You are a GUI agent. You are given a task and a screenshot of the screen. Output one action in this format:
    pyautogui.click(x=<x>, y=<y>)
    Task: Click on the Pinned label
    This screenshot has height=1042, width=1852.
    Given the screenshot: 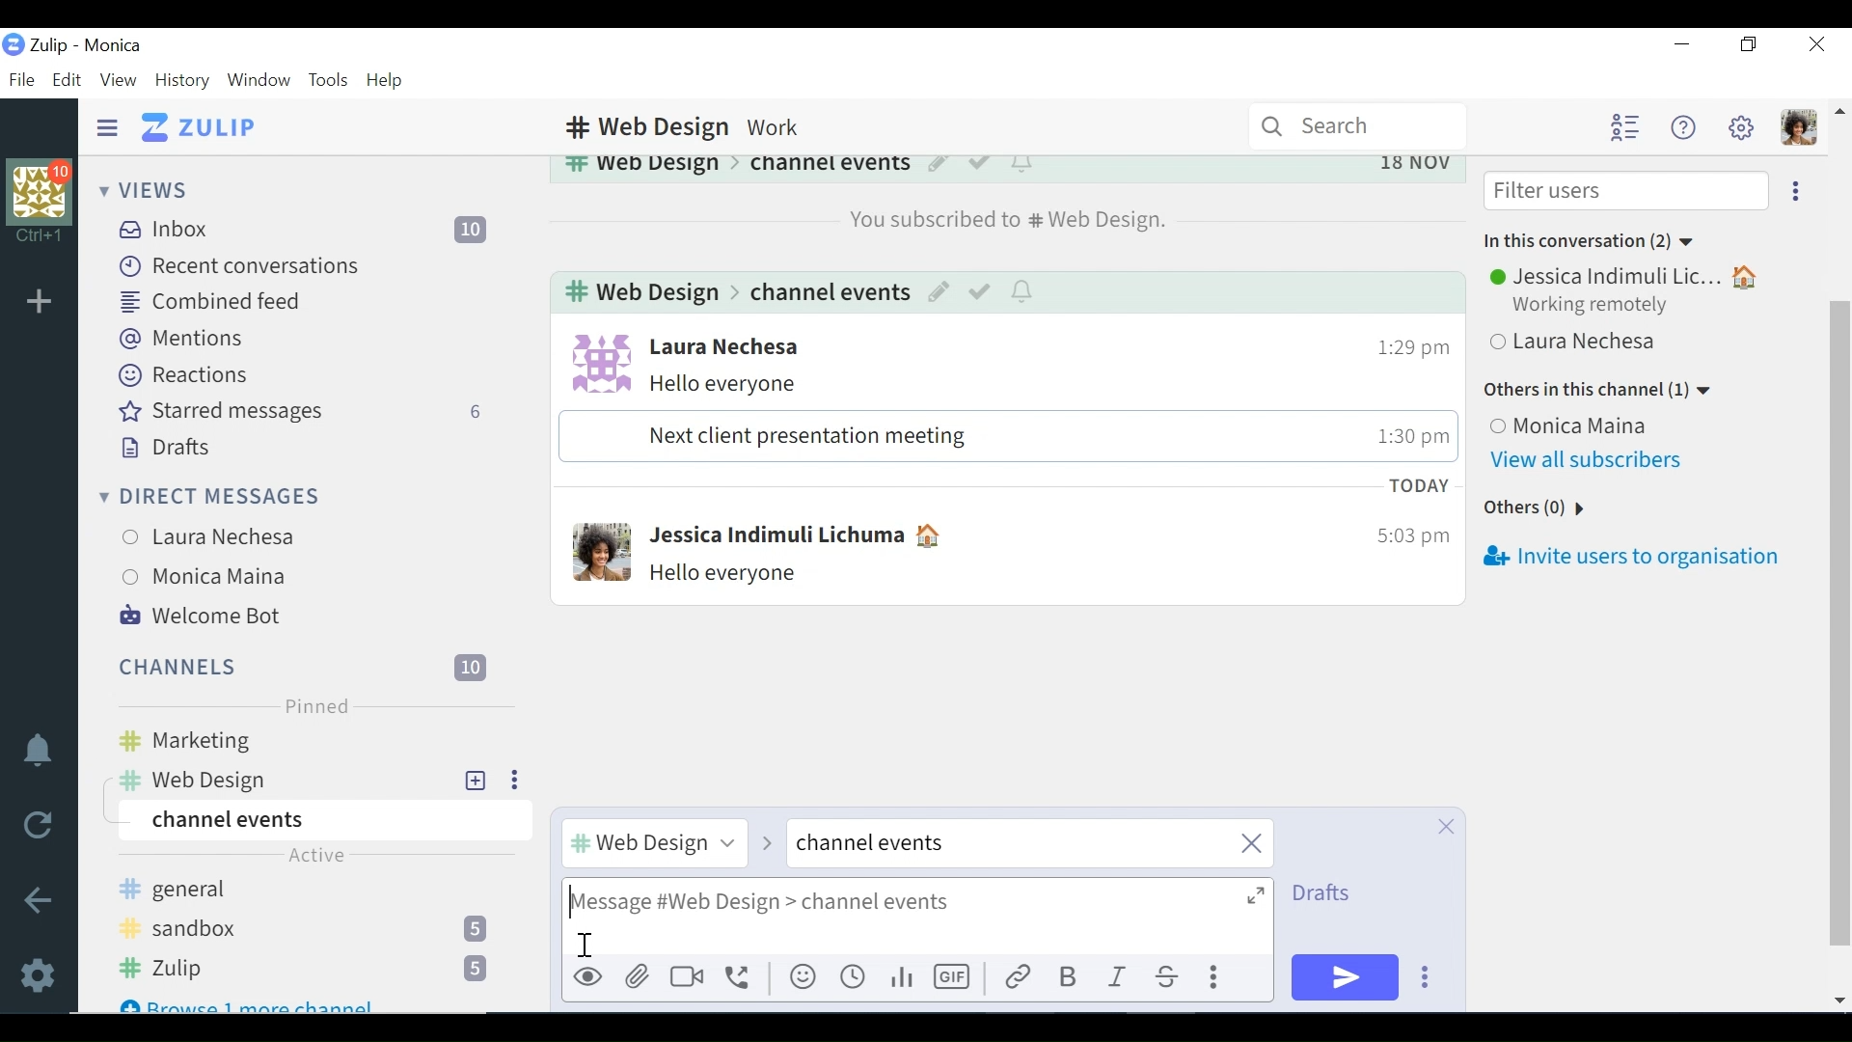 What is the action you would take?
    pyautogui.click(x=314, y=706)
    